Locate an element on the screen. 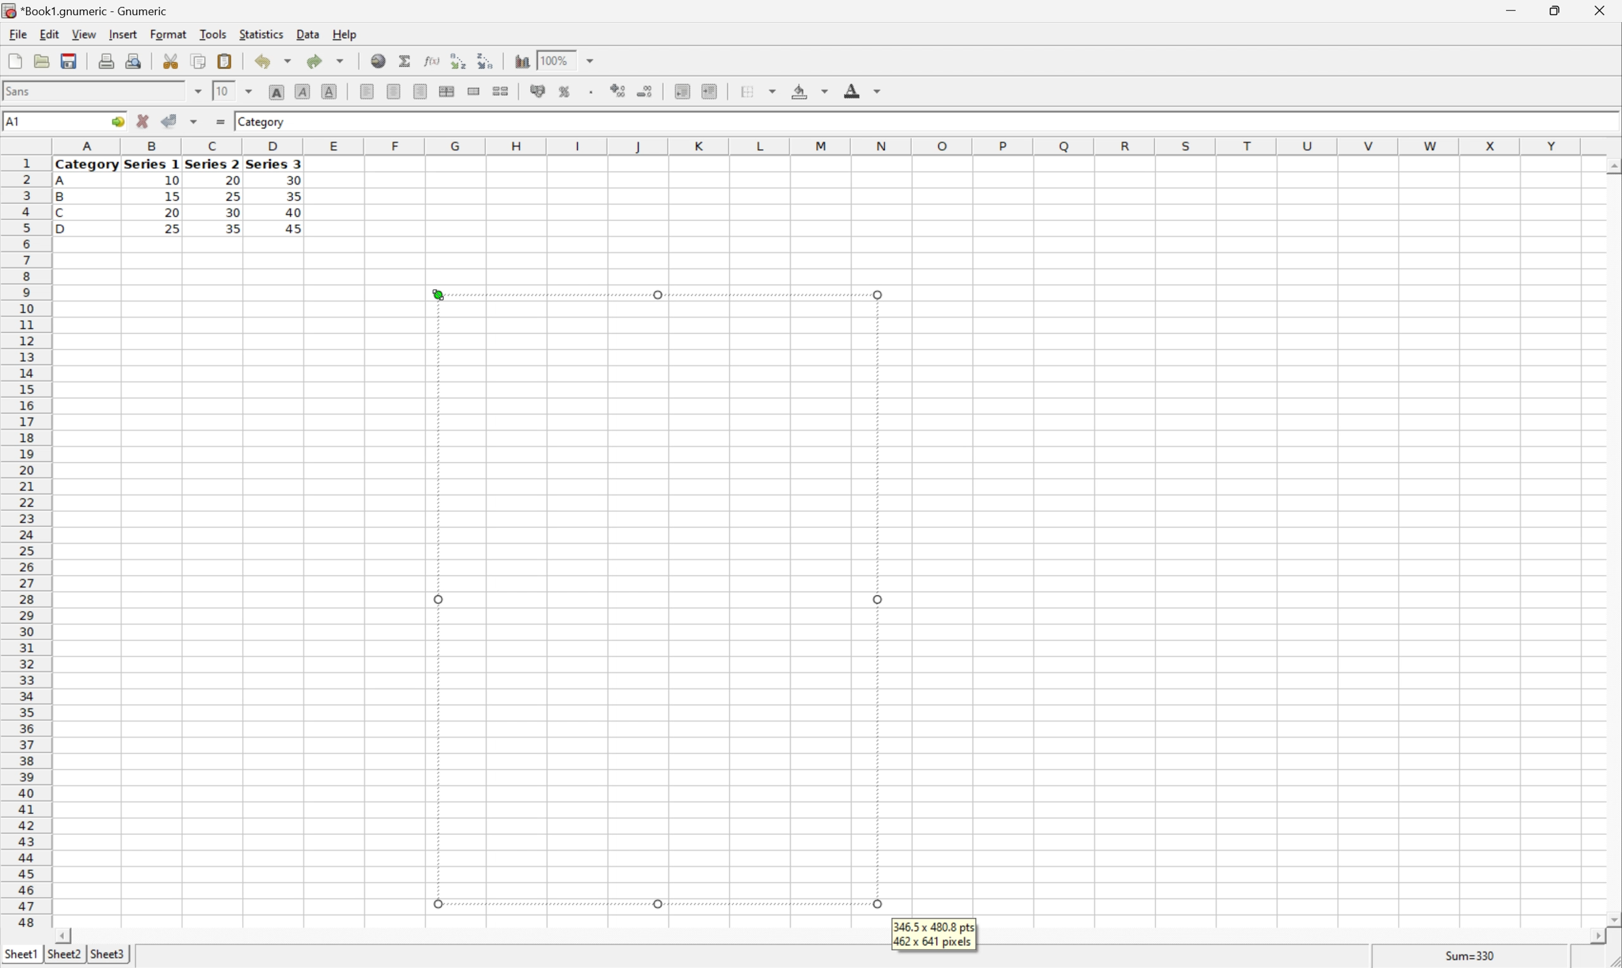  Insert is located at coordinates (124, 35).